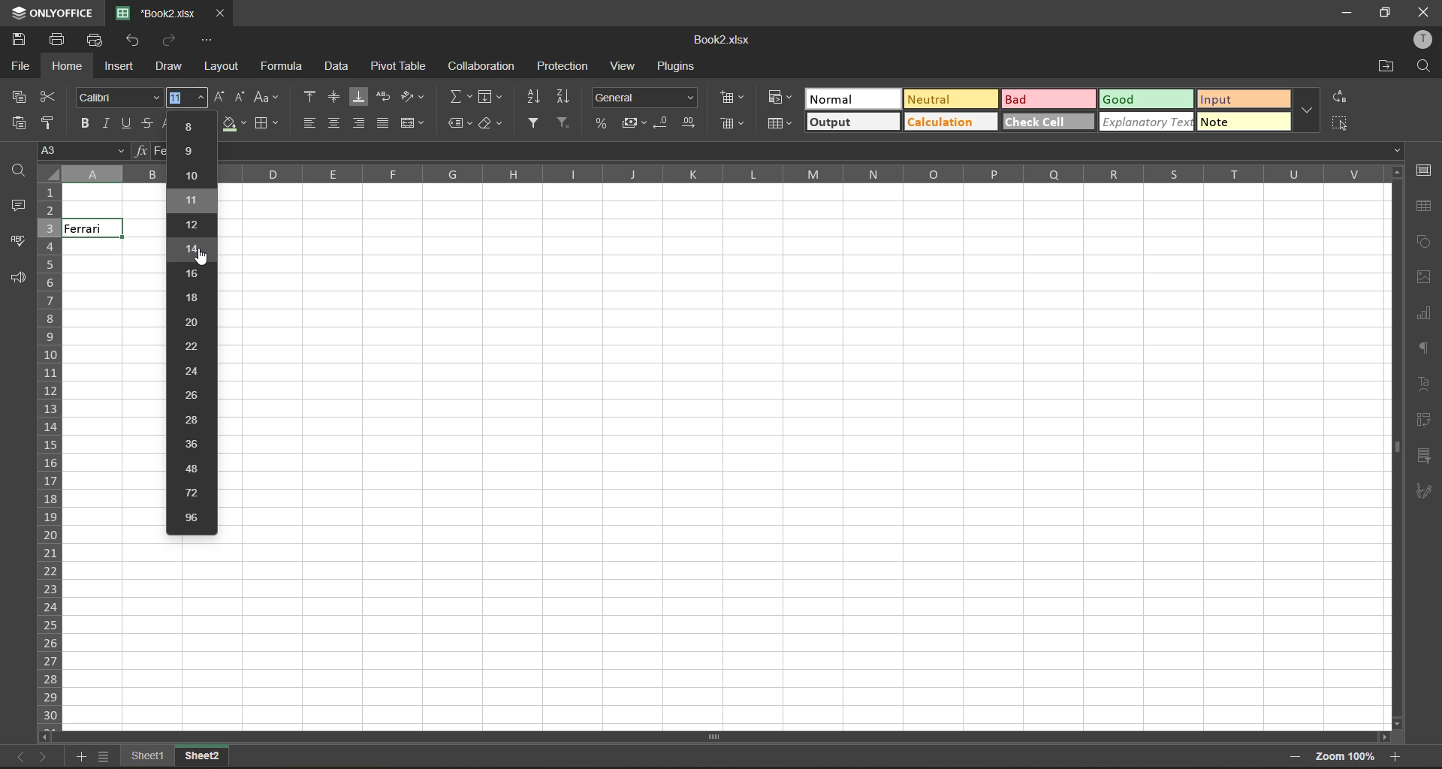 The image size is (1442, 769). I want to click on named ranges, so click(460, 120).